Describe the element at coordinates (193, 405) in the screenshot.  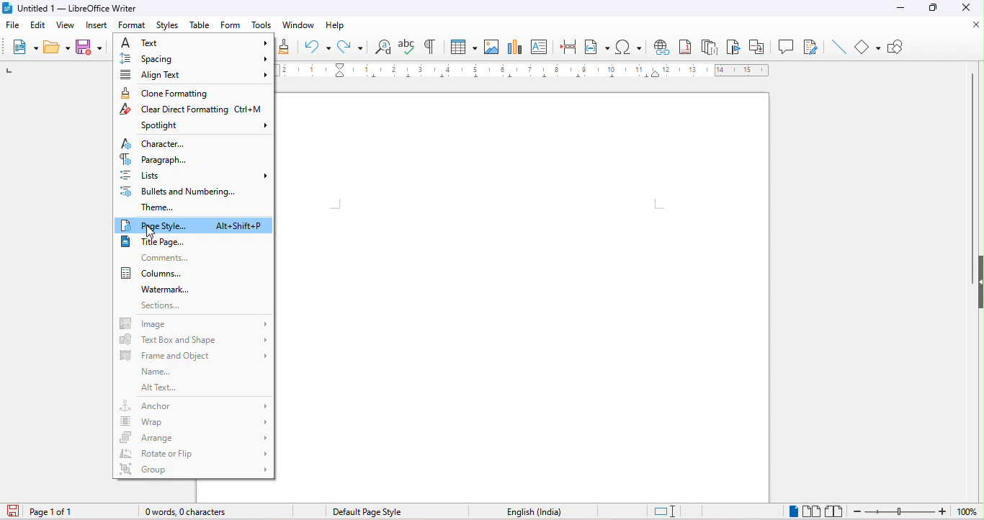
I see `anchor` at that location.